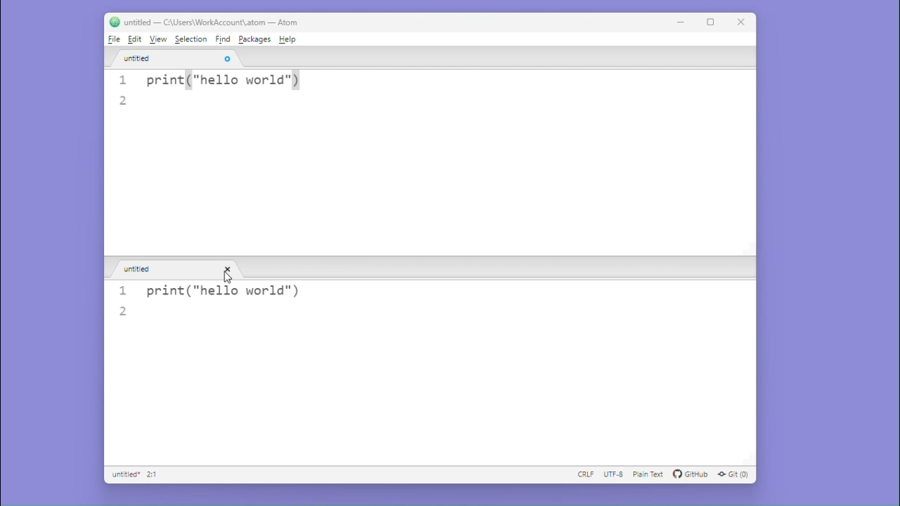 This screenshot has width=900, height=506. What do you see at coordinates (222, 41) in the screenshot?
I see `Find` at bounding box center [222, 41].